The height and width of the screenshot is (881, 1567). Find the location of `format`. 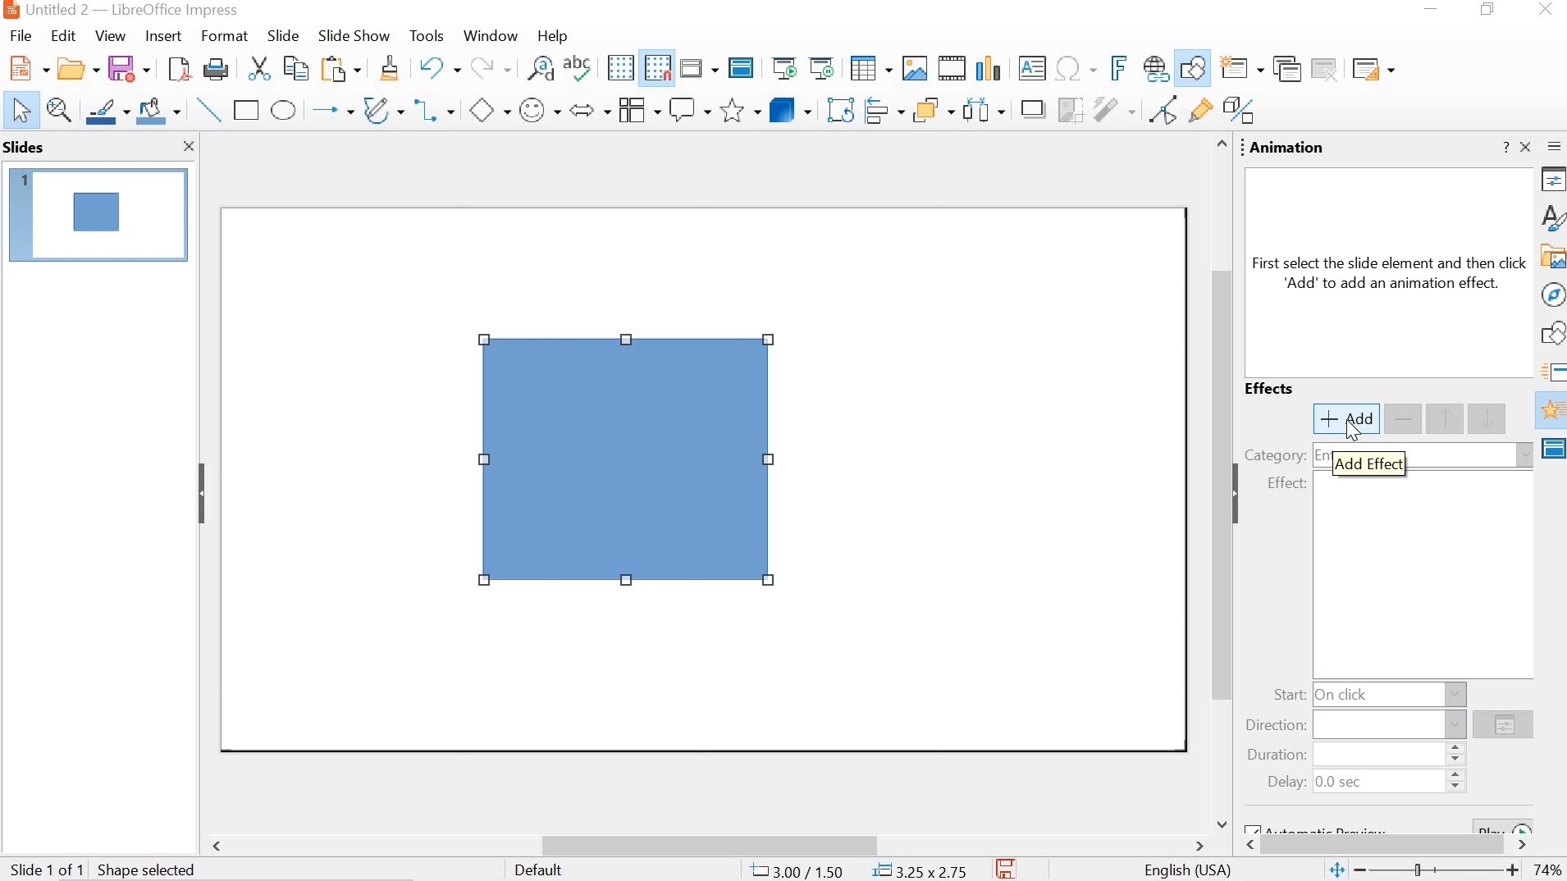

format is located at coordinates (223, 36).